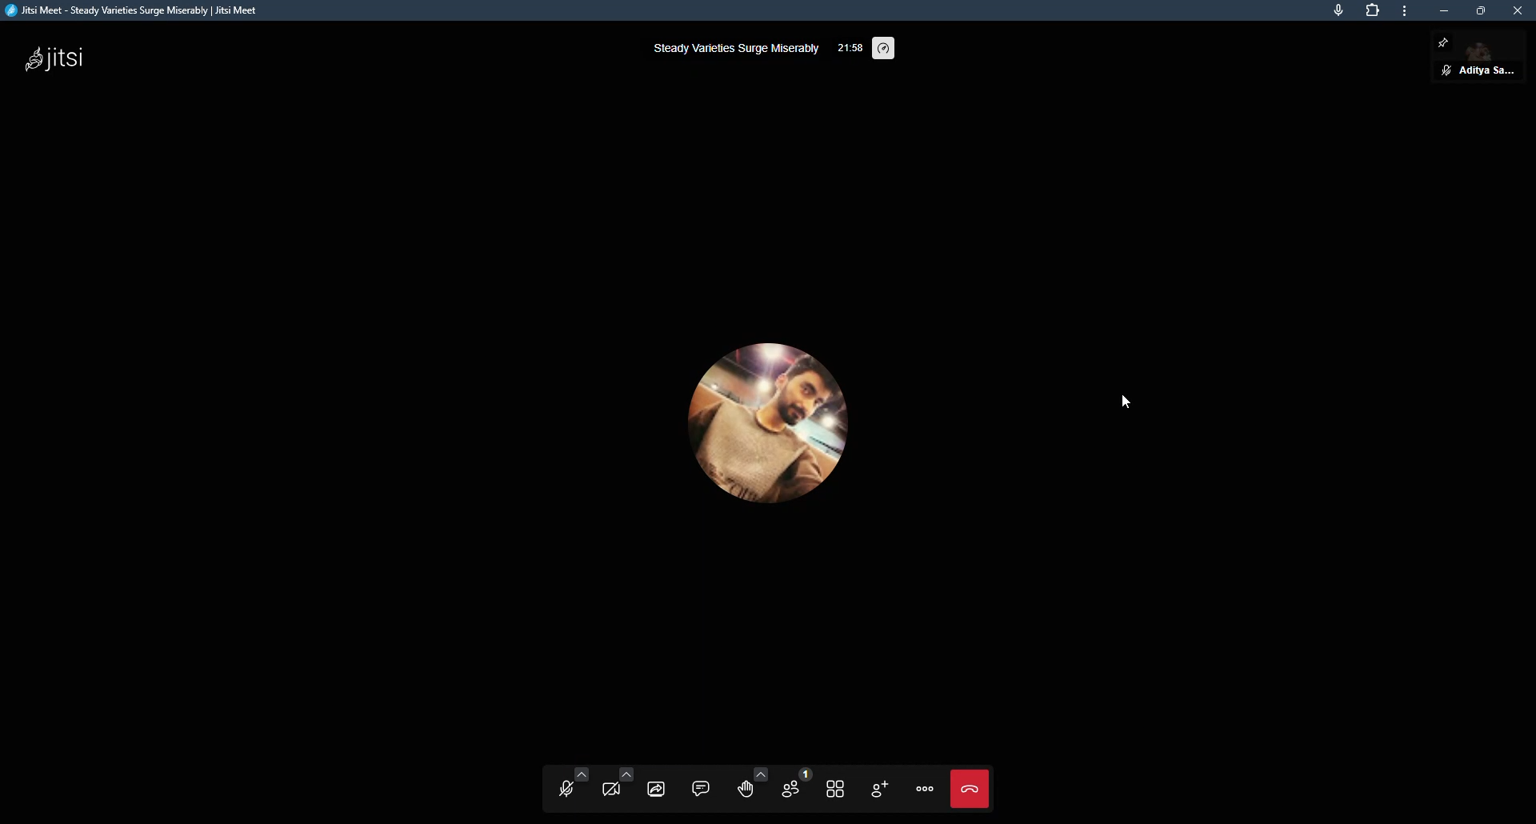 The image size is (1536, 824). What do you see at coordinates (1446, 69) in the screenshot?
I see `muted` at bounding box center [1446, 69].